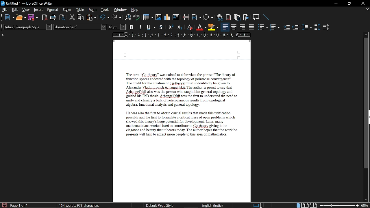 The image size is (370, 208). What do you see at coordinates (265, 18) in the screenshot?
I see `Line` at bounding box center [265, 18].